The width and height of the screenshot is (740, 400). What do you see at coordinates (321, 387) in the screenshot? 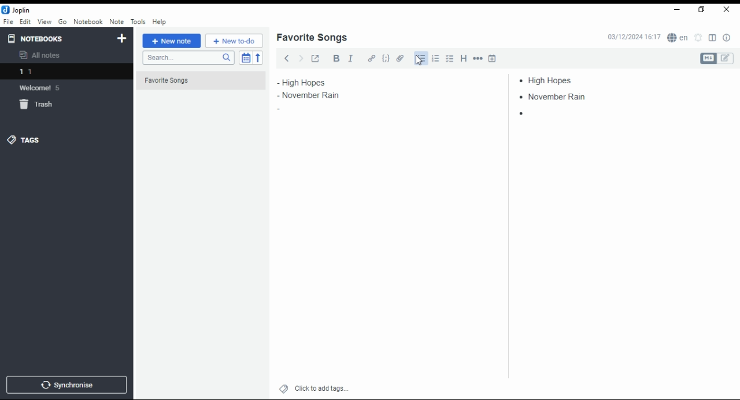
I see `click to add tags` at bounding box center [321, 387].